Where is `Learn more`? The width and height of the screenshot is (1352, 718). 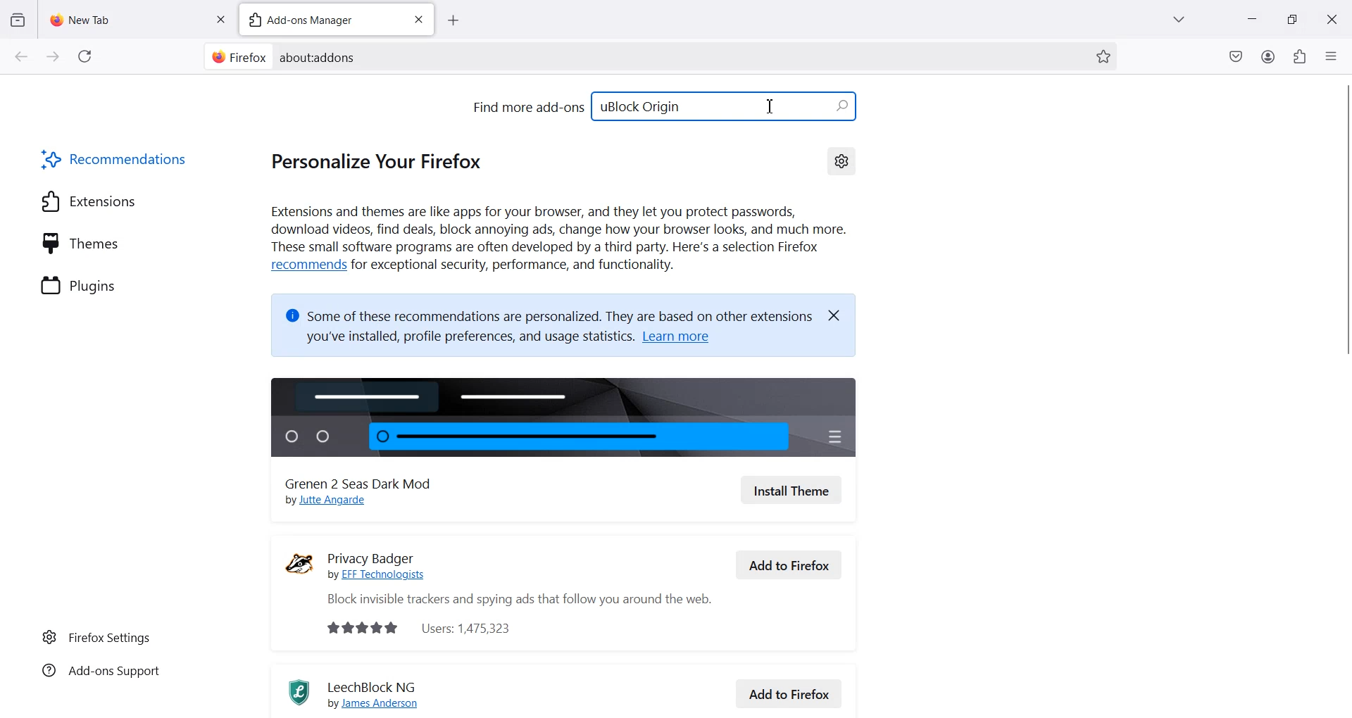 Learn more is located at coordinates (684, 339).